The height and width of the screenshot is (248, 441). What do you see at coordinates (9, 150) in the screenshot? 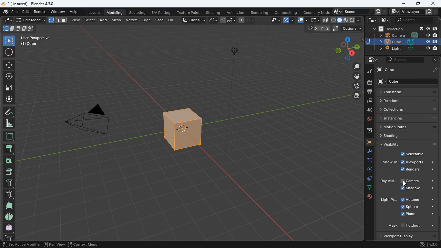
I see `fiilled` at bounding box center [9, 150].